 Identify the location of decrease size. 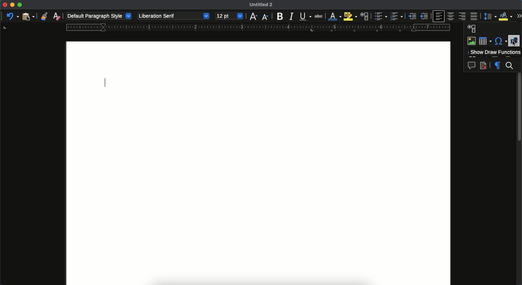
(253, 16).